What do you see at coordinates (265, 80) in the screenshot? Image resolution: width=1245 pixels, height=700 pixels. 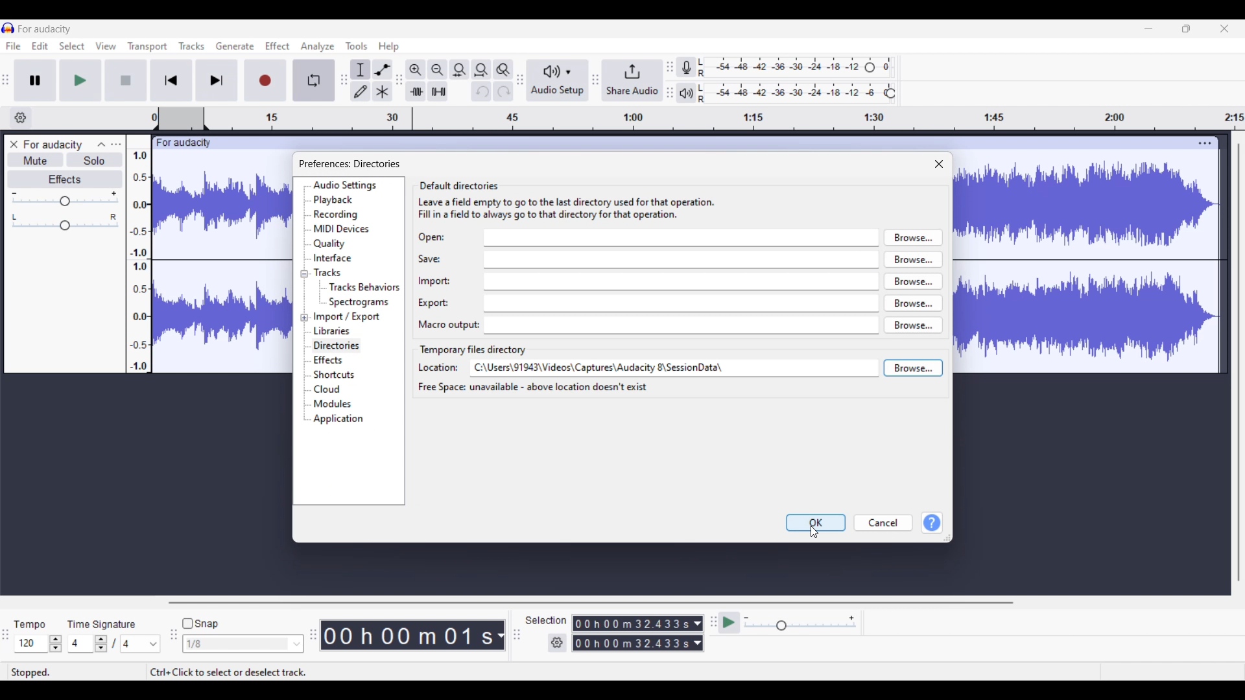 I see `Record/Record new track` at bounding box center [265, 80].